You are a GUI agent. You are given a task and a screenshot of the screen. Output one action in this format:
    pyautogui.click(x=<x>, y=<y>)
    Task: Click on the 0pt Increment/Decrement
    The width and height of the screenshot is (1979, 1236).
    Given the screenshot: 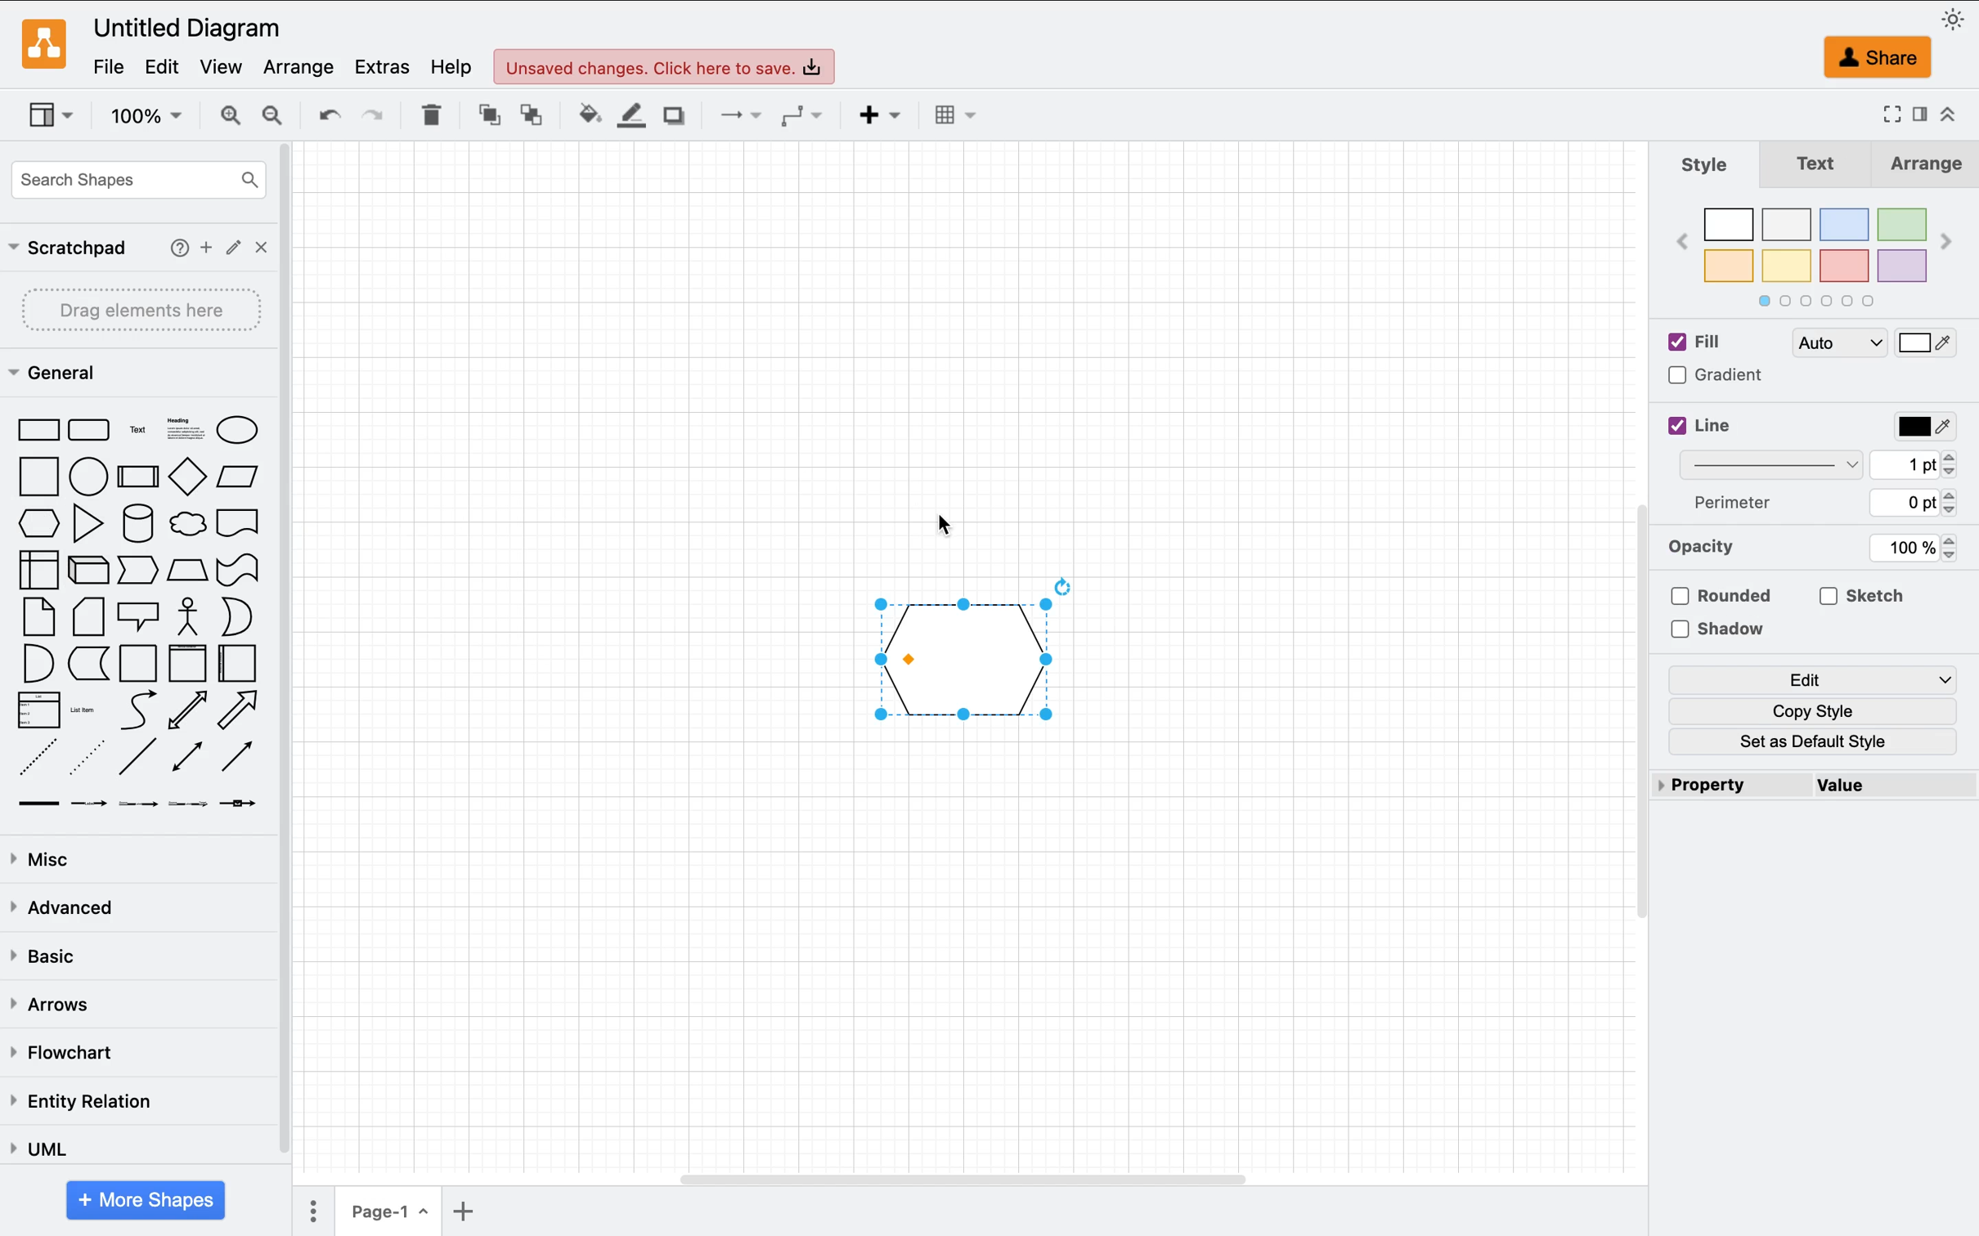 What is the action you would take?
    pyautogui.click(x=1924, y=505)
    